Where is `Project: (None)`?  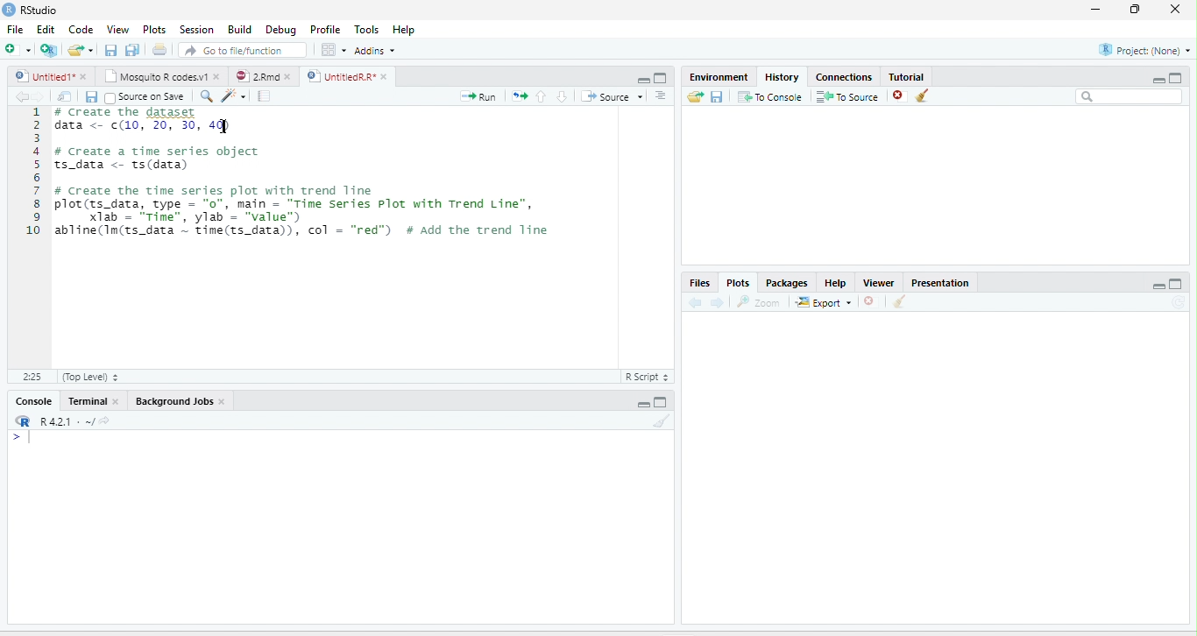 Project: (None) is located at coordinates (1143, 50).